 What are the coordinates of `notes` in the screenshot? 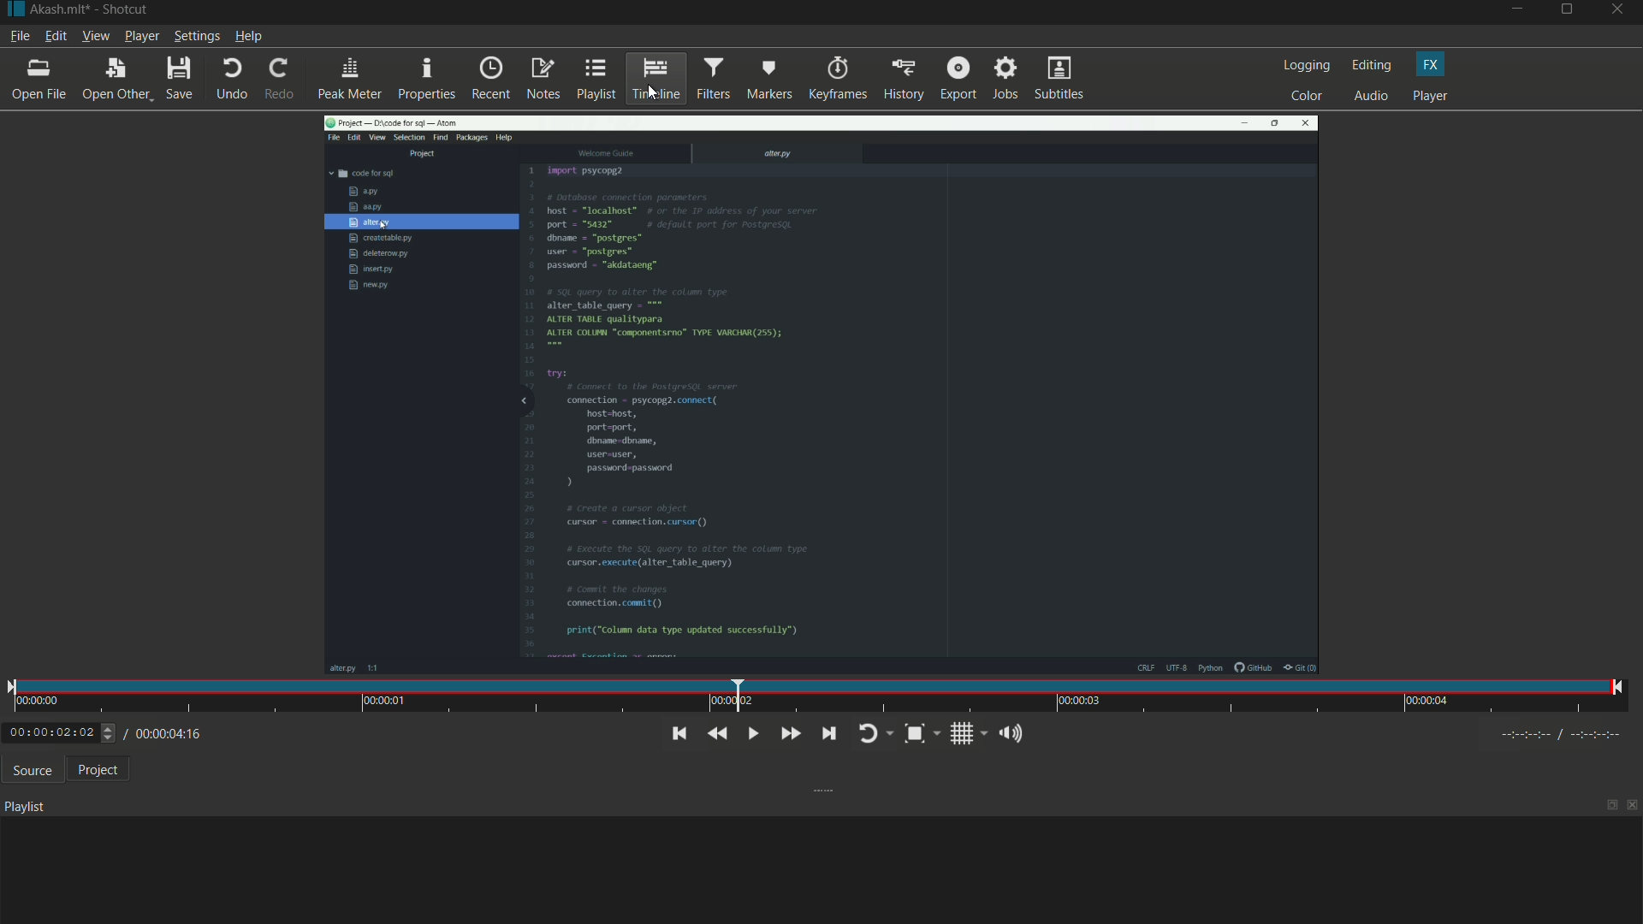 It's located at (543, 80).